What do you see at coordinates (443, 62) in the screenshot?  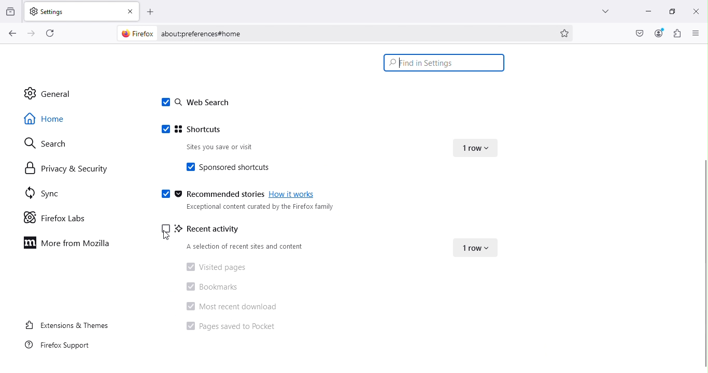 I see `Search bar` at bounding box center [443, 62].